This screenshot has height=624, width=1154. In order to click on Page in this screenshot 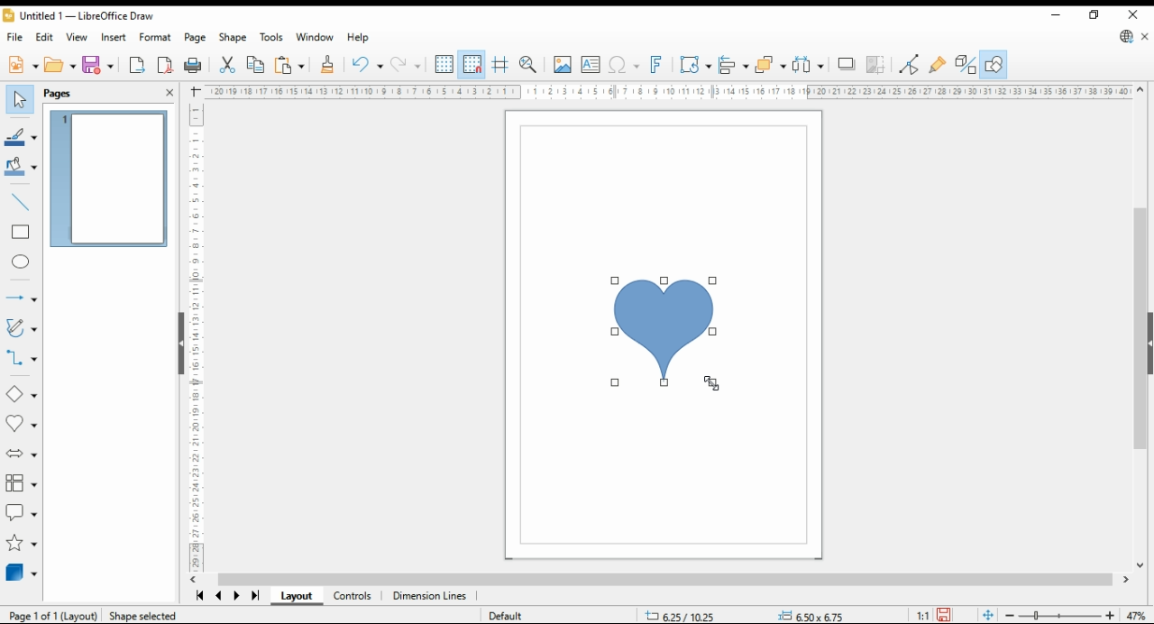, I will do `click(54, 615)`.